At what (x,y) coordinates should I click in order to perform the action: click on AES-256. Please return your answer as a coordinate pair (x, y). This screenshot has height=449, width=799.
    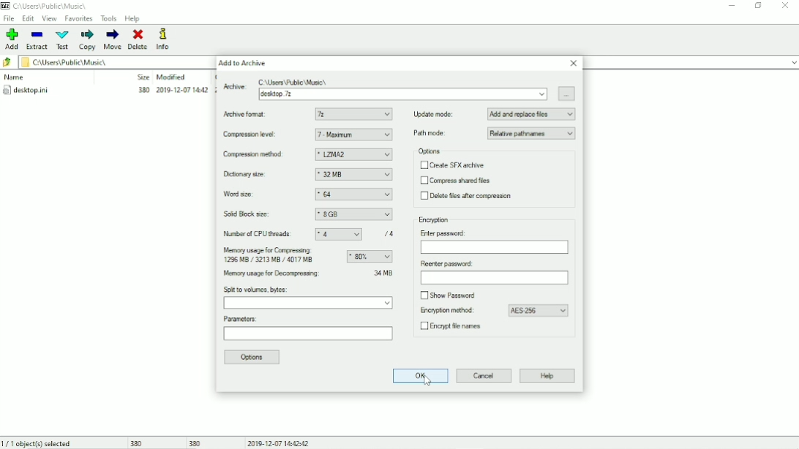
    Looking at the image, I should click on (539, 311).